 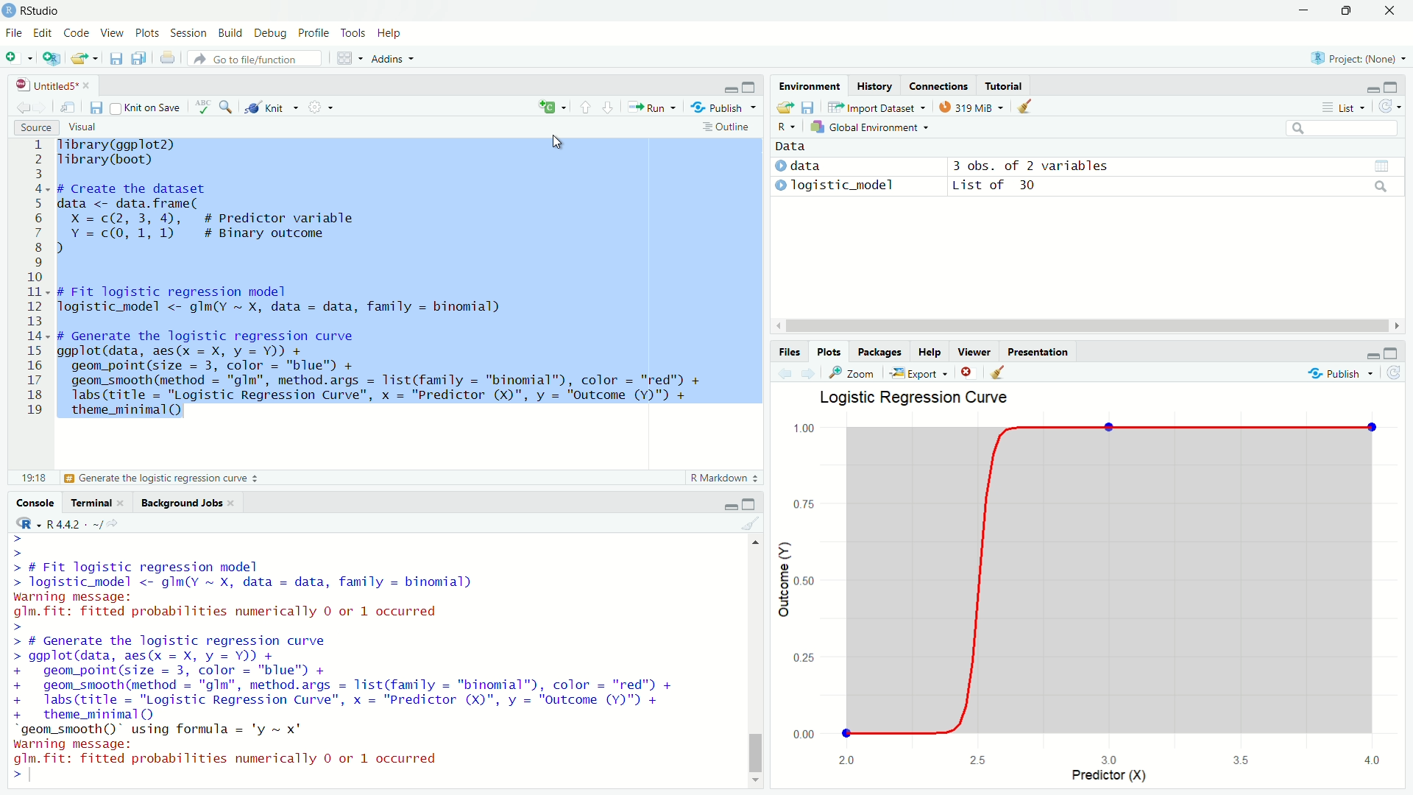 I want to click on Search bar, so click(x=1343, y=129).